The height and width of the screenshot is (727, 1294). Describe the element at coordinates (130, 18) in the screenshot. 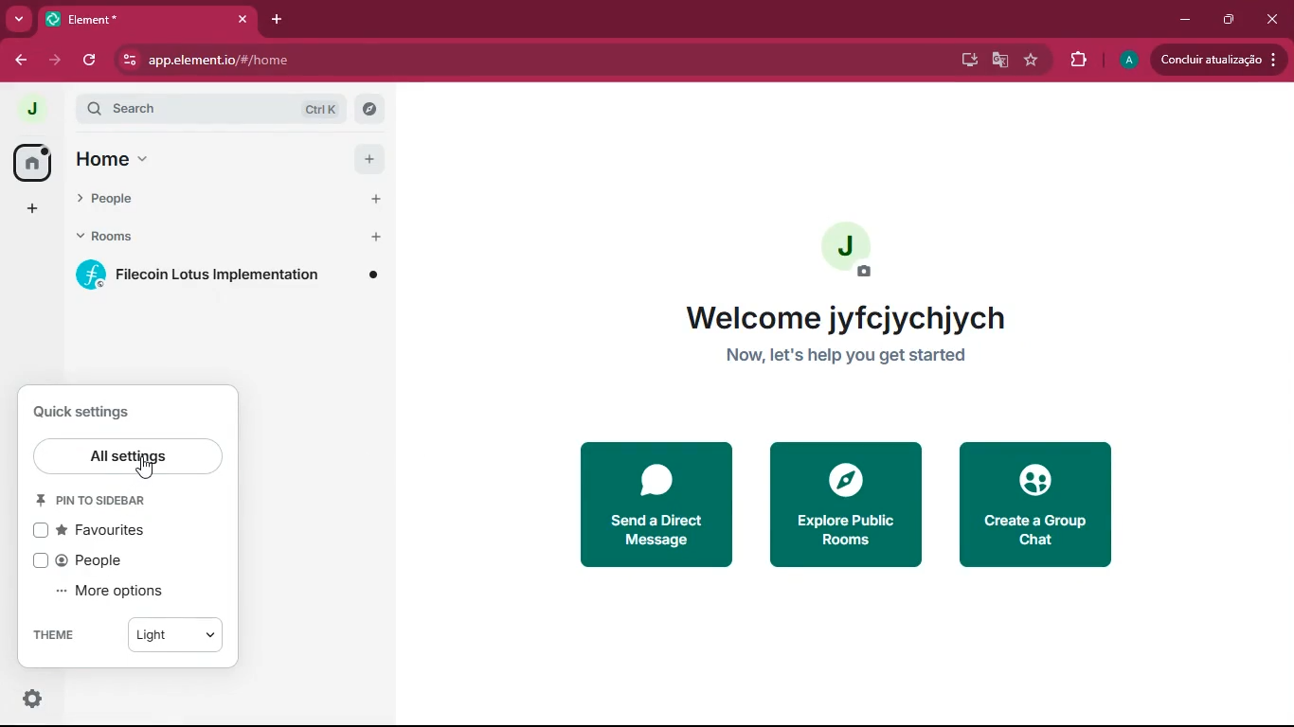

I see `Element*` at that location.